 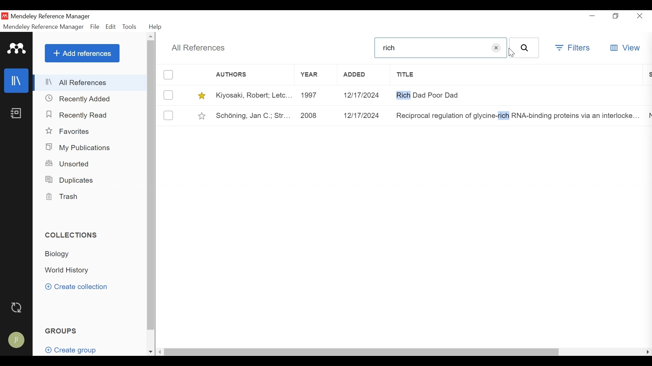 I want to click on 1997, so click(x=314, y=95).